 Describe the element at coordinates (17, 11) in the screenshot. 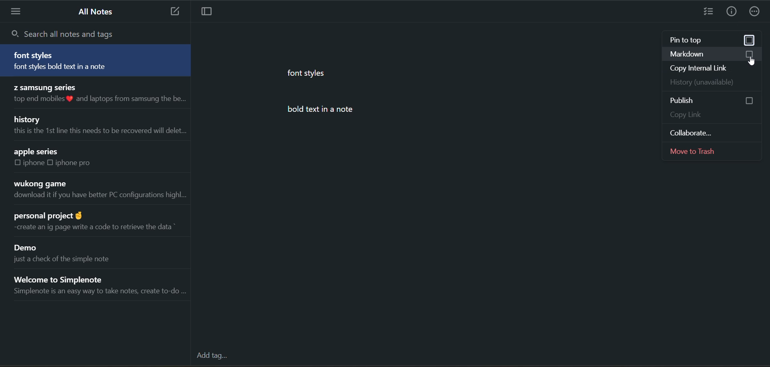

I see `menu` at that location.